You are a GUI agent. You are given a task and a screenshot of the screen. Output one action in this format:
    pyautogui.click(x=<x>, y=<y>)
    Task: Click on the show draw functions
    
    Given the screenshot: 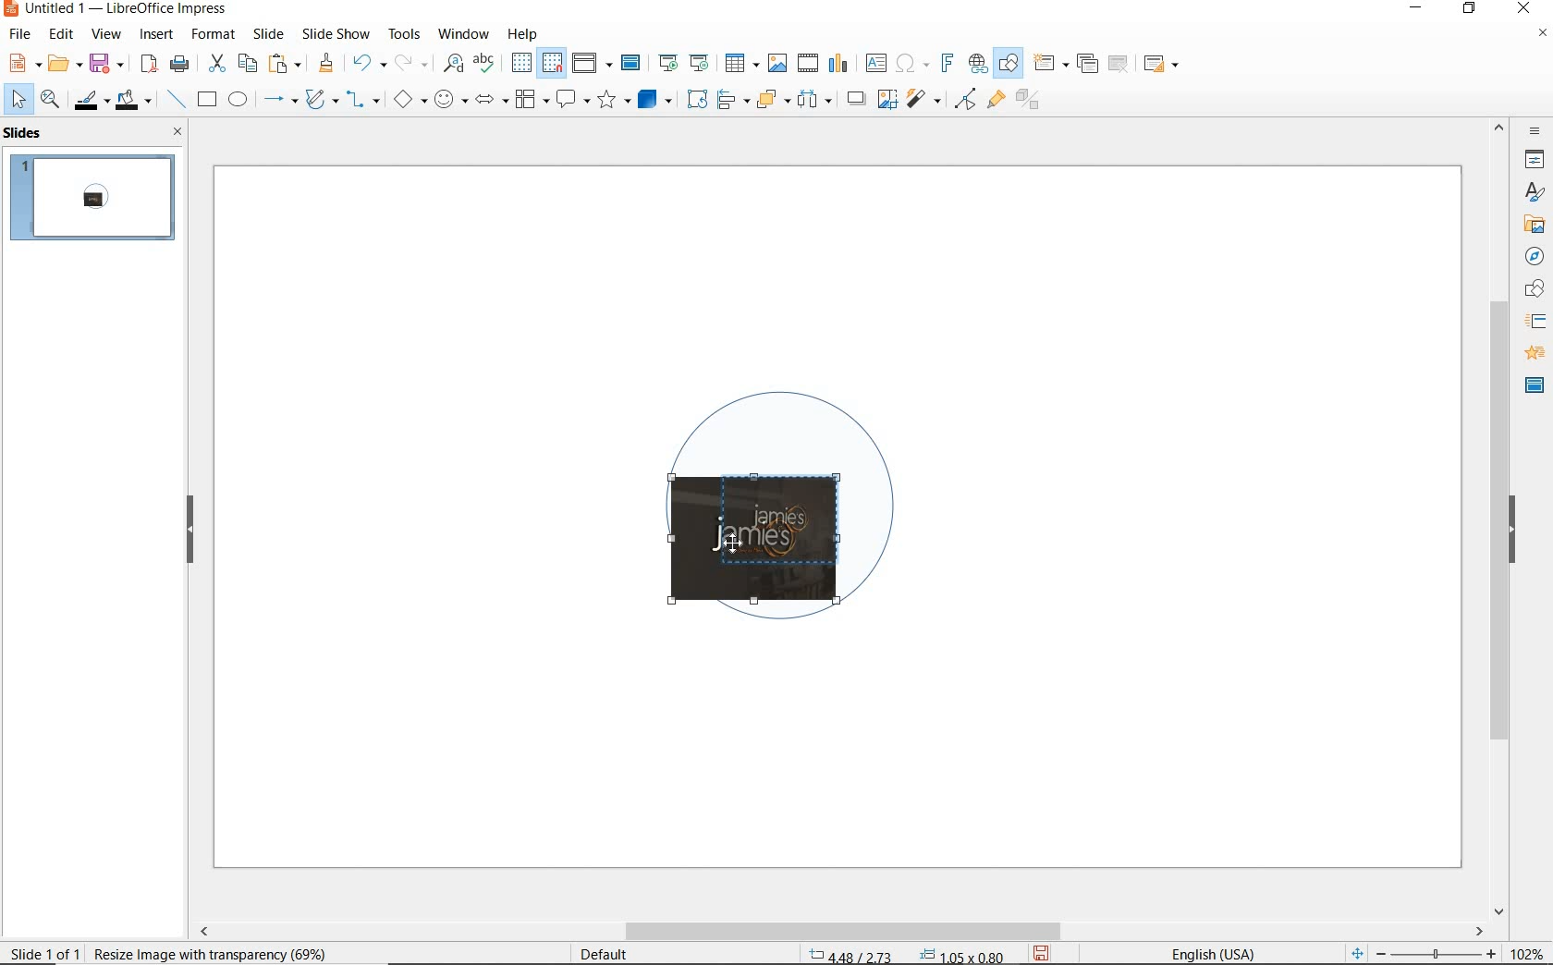 What is the action you would take?
    pyautogui.click(x=1009, y=64)
    